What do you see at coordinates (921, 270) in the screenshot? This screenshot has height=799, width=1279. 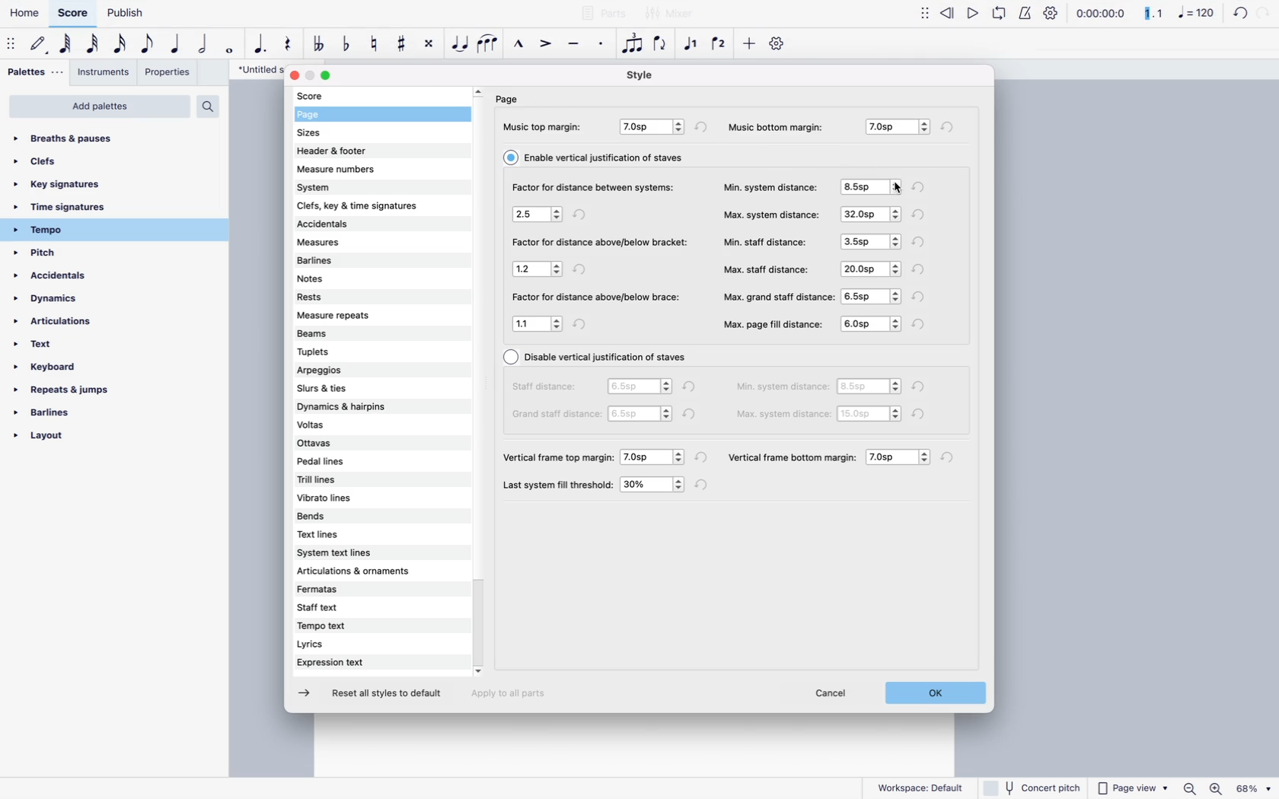 I see `refresh` at bounding box center [921, 270].